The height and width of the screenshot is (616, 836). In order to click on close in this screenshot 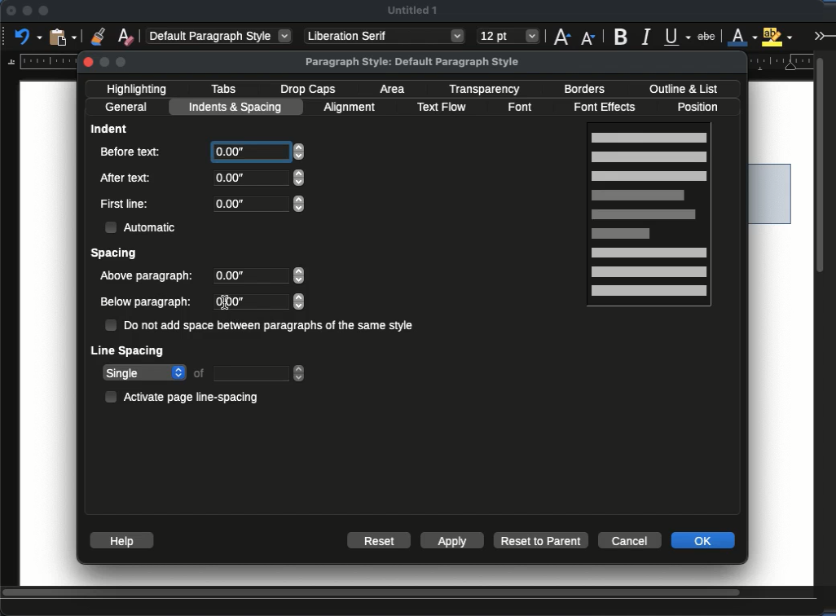, I will do `click(90, 62)`.